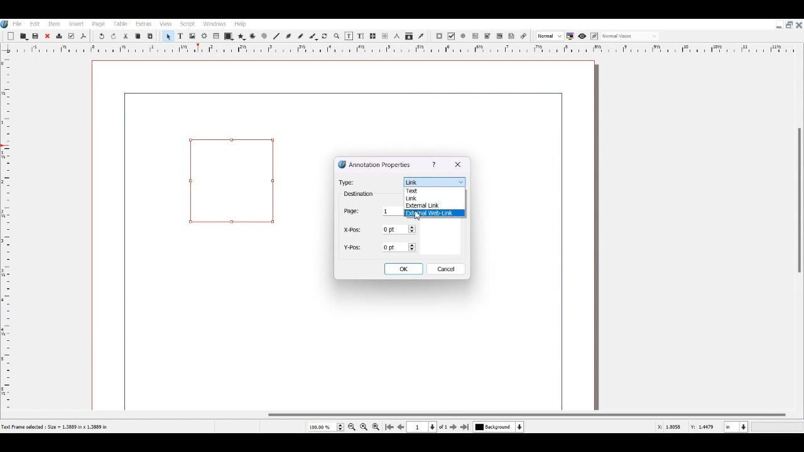  What do you see at coordinates (457, 164) in the screenshot?
I see `Close` at bounding box center [457, 164].